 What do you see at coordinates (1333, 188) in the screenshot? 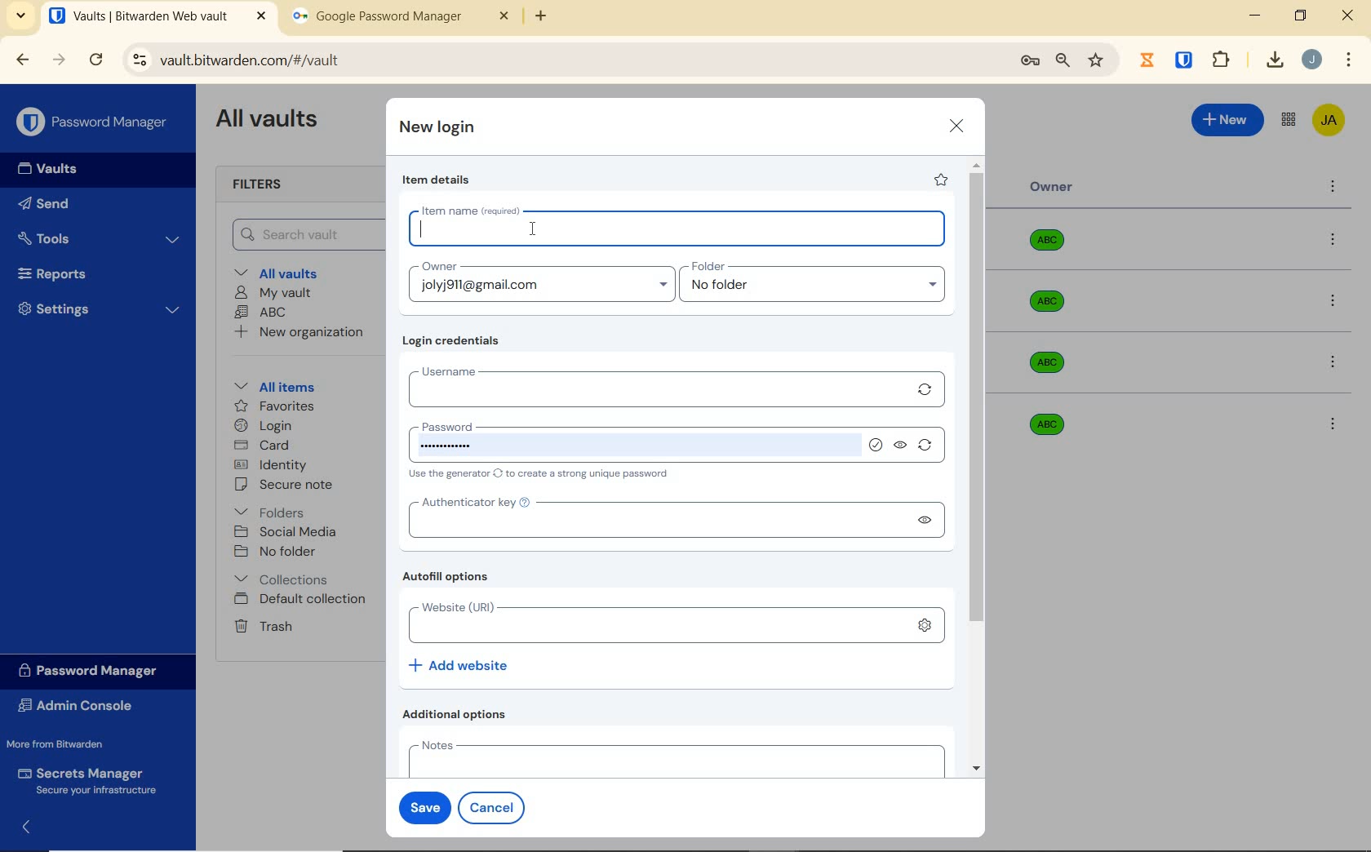
I see `more option` at bounding box center [1333, 188].